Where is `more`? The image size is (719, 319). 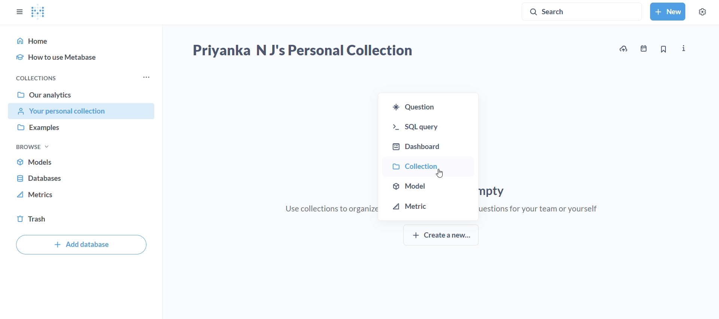
more is located at coordinates (146, 77).